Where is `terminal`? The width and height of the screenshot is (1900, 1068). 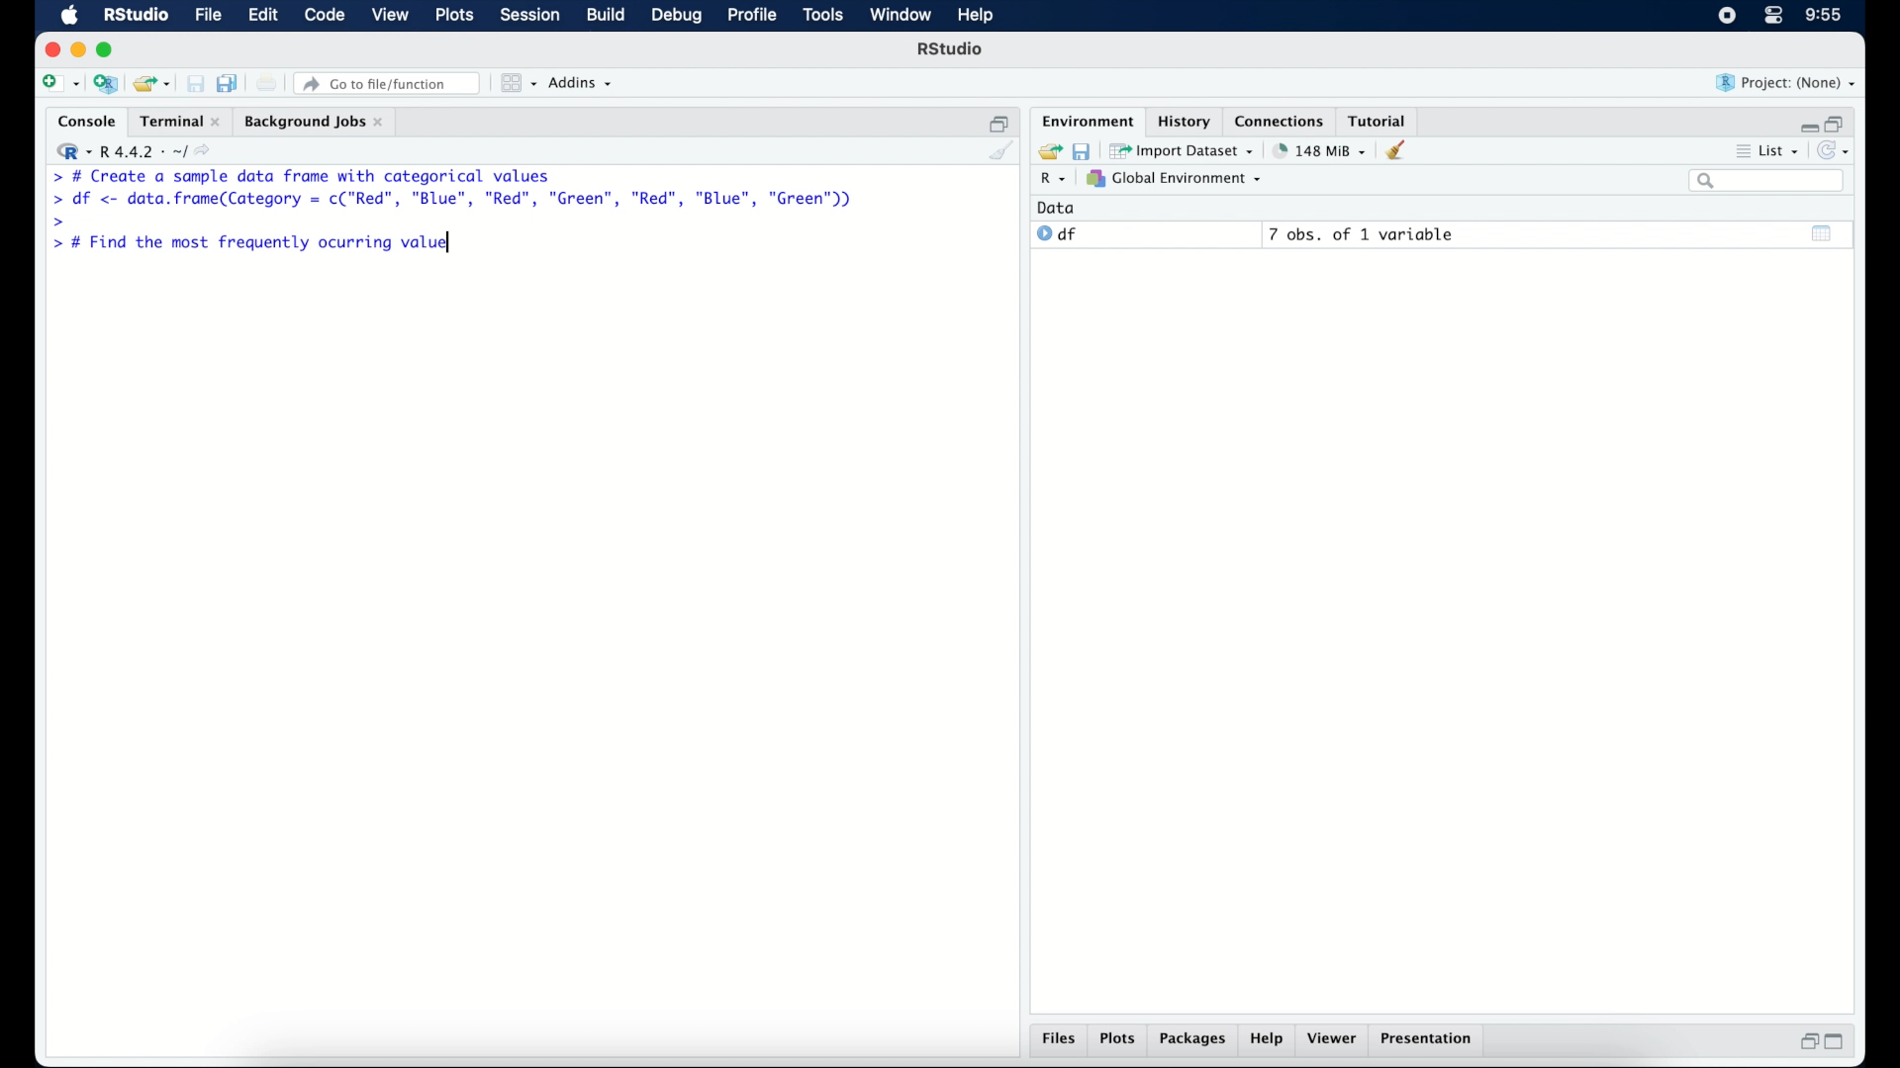 terminal is located at coordinates (177, 119).